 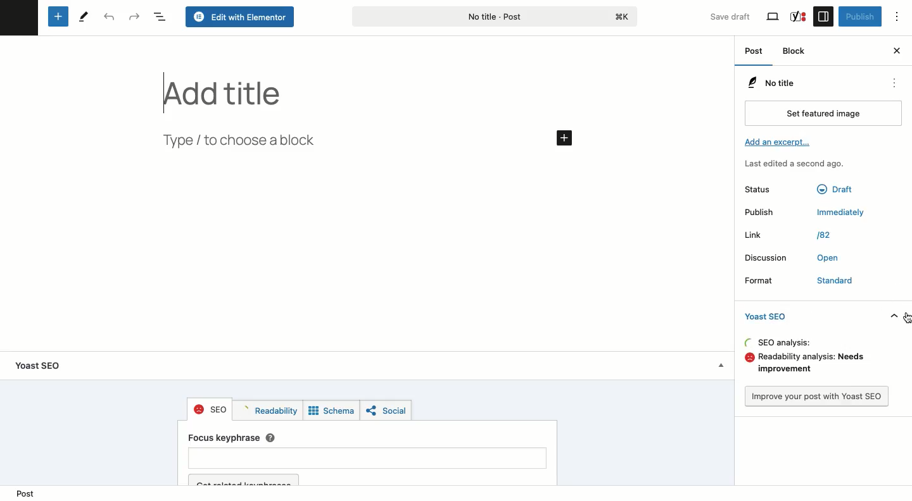 What do you see at coordinates (892, 83) in the screenshot?
I see `Actions` at bounding box center [892, 83].